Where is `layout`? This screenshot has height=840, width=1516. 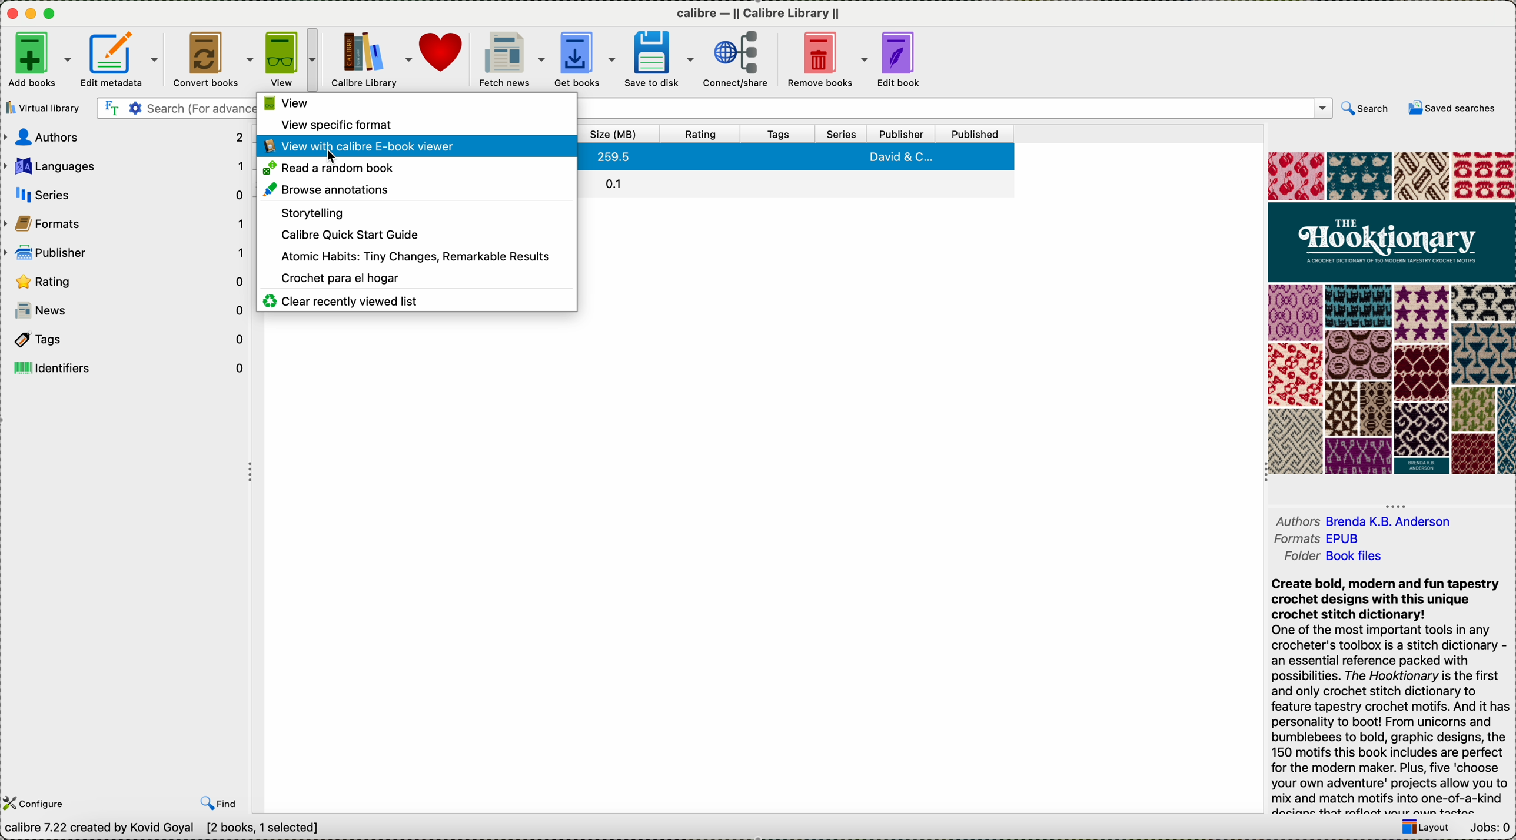 layout is located at coordinates (1421, 829).